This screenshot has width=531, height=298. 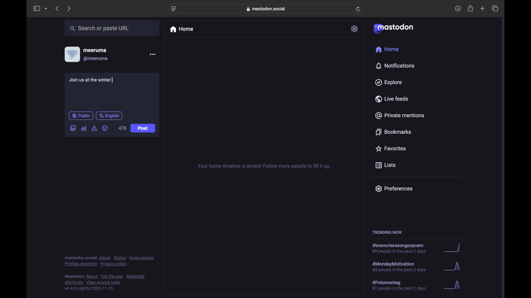 What do you see at coordinates (392, 99) in the screenshot?
I see `live feeds` at bounding box center [392, 99].